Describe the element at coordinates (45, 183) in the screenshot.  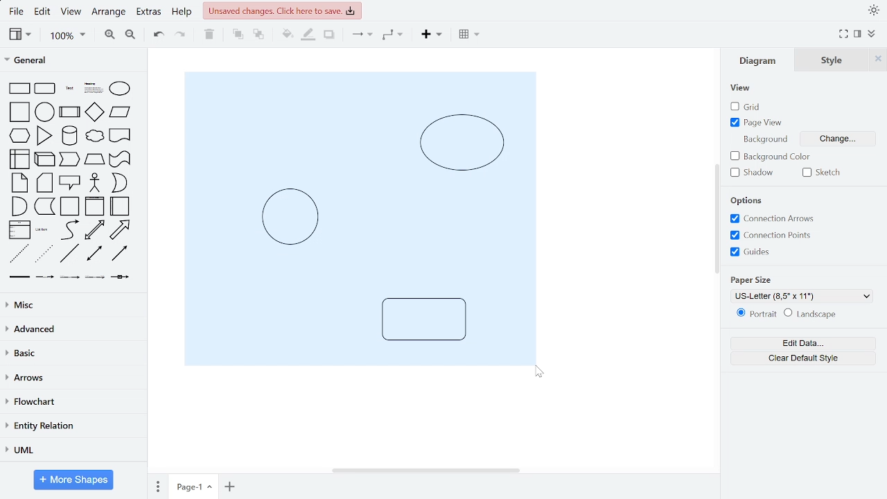
I see `card` at that location.